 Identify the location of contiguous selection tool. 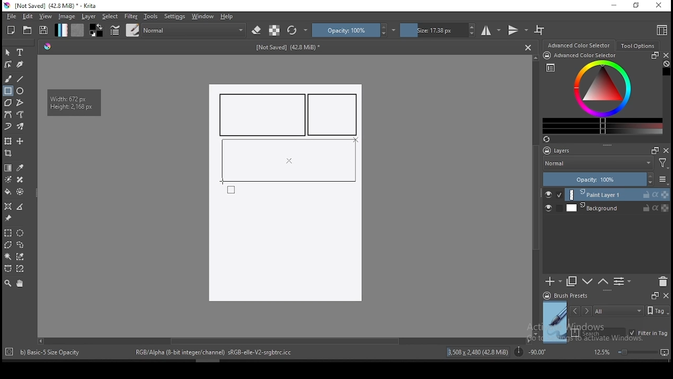
(8, 257).